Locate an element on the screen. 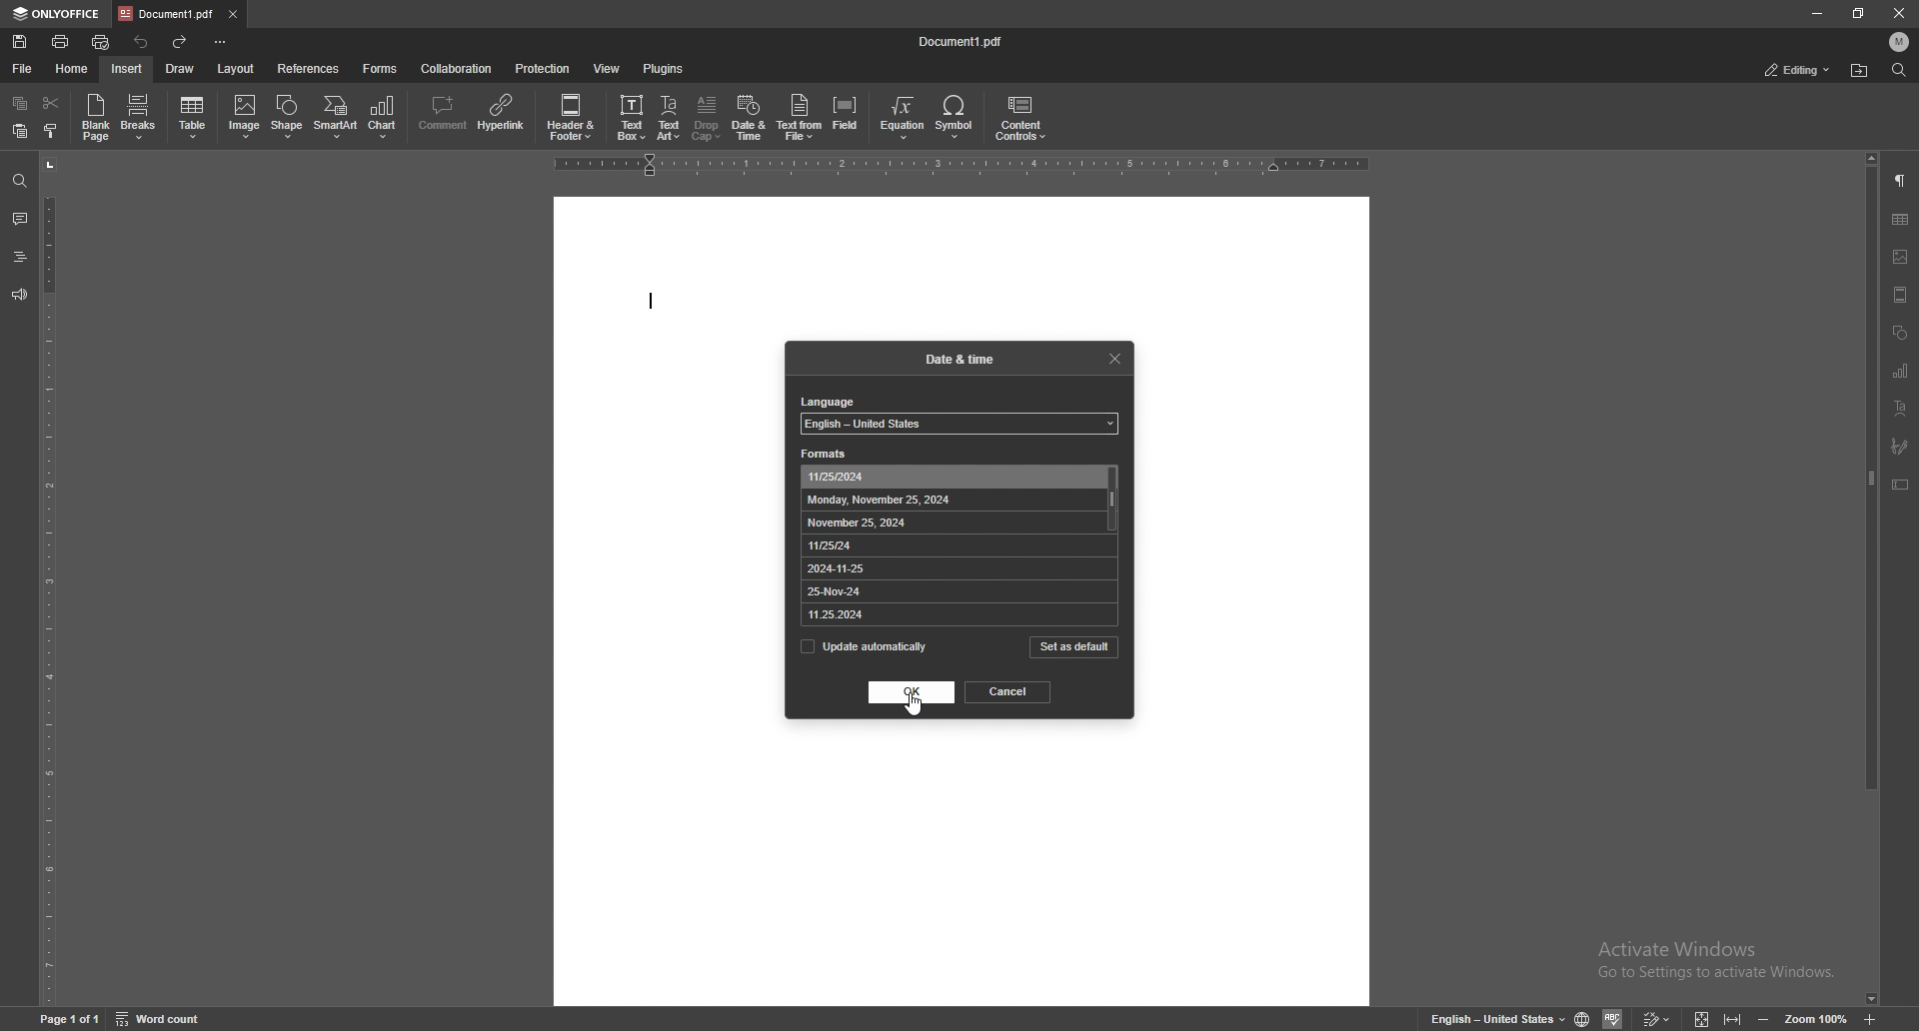 The image size is (1919, 1031). feedback is located at coordinates (19, 295).